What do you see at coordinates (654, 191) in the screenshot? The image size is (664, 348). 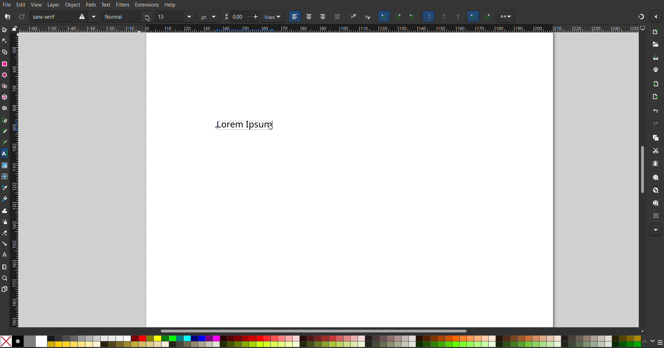 I see `Zoom Drawing` at bounding box center [654, 191].